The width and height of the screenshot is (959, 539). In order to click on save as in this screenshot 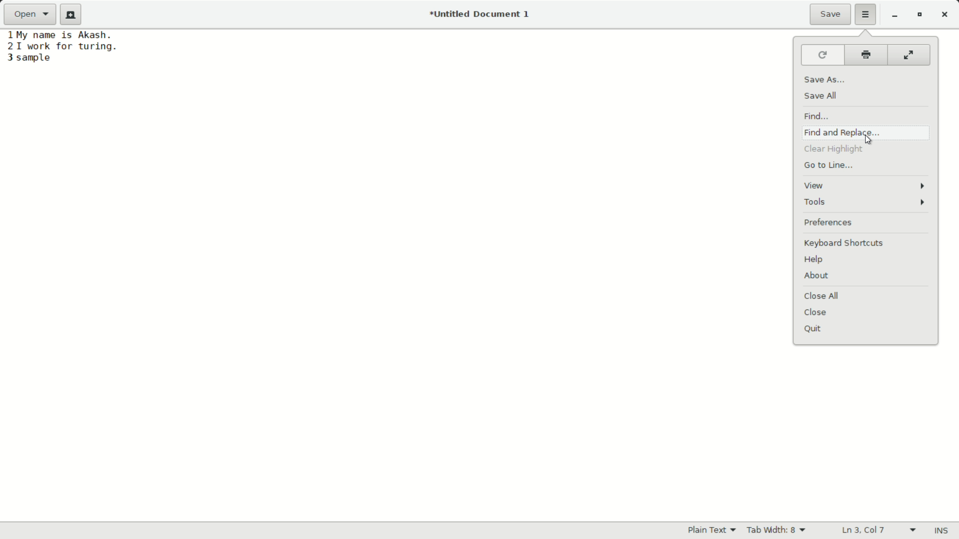, I will do `click(826, 78)`.